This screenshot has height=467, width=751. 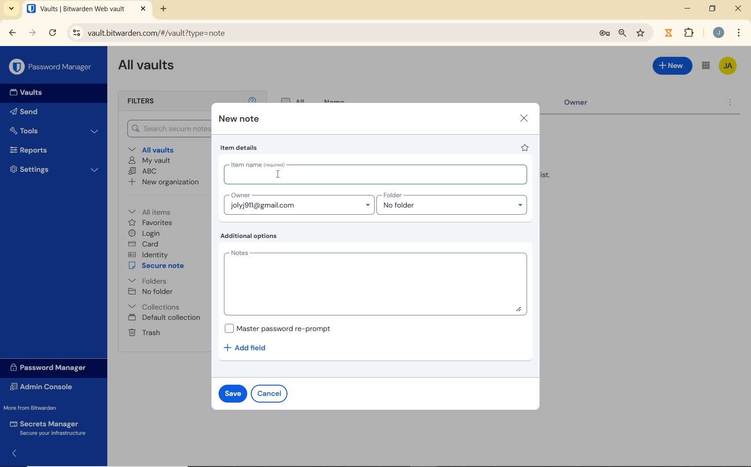 I want to click on extensions, so click(x=667, y=33).